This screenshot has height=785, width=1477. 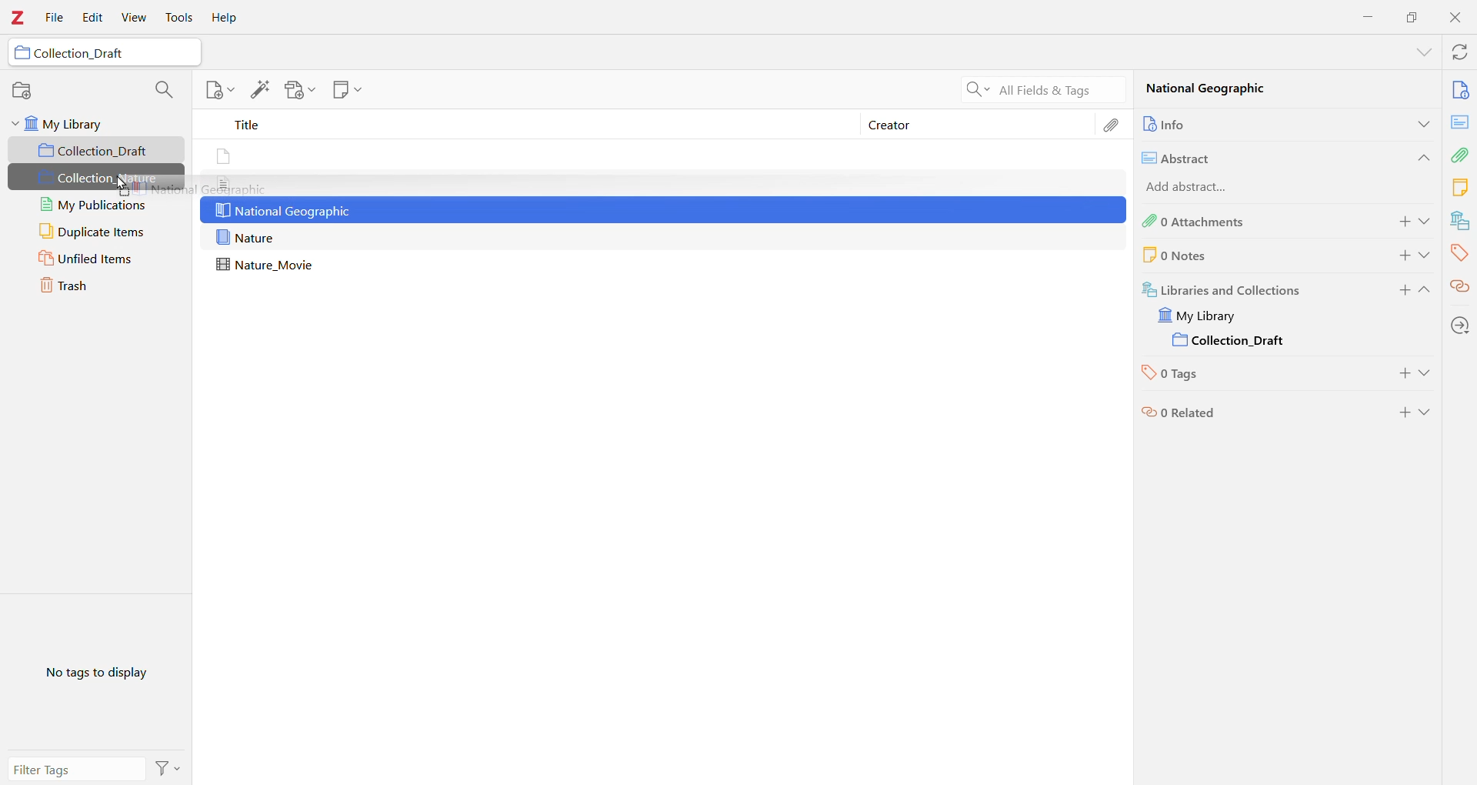 What do you see at coordinates (1427, 376) in the screenshot?
I see `Expand Section` at bounding box center [1427, 376].